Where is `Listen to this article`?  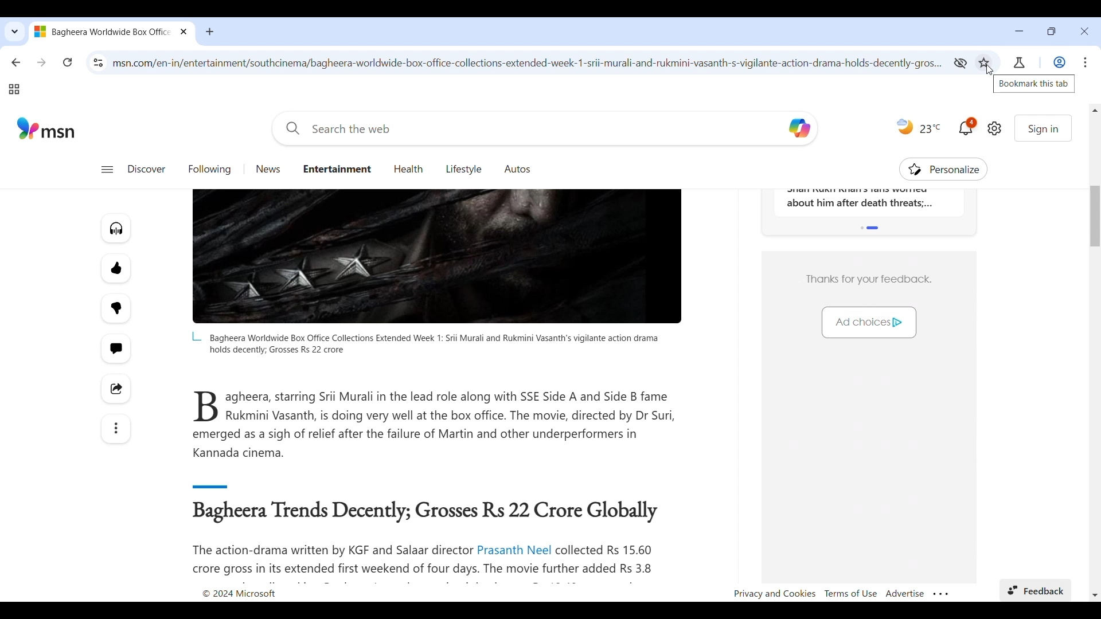 Listen to this article is located at coordinates (116, 228).